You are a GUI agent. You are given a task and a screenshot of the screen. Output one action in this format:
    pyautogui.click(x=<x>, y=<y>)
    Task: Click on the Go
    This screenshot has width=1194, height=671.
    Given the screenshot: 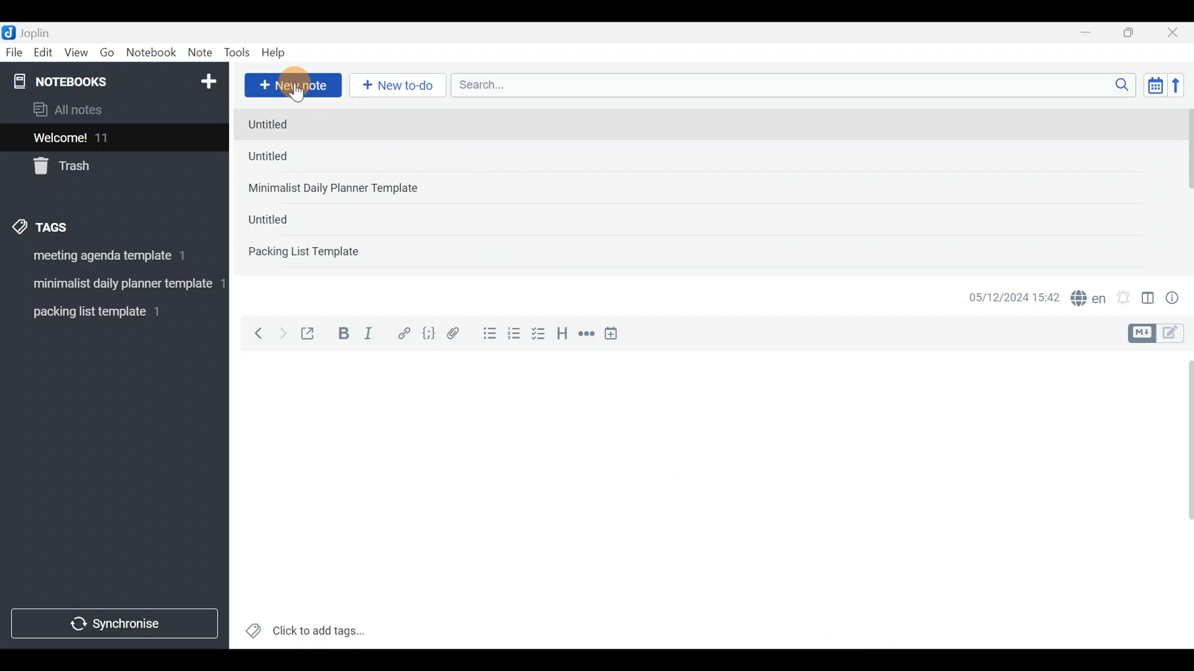 What is the action you would take?
    pyautogui.click(x=107, y=55)
    